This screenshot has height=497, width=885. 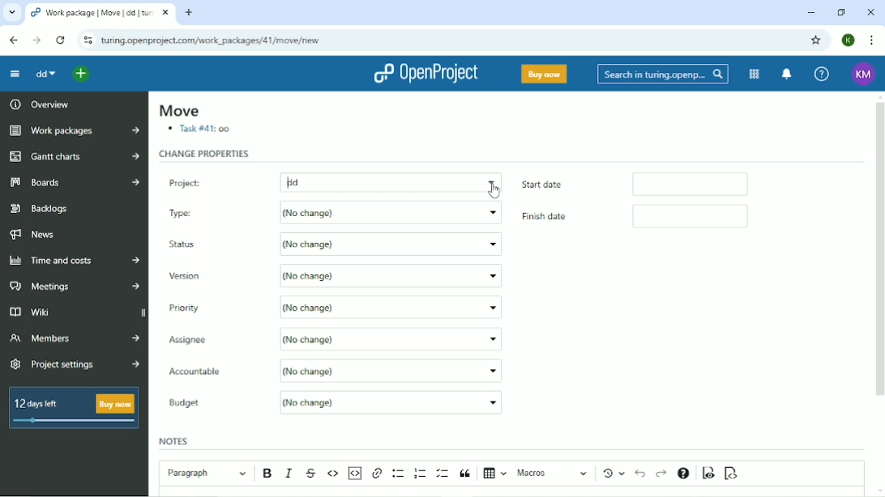 I want to click on Switch to markdown source, so click(x=730, y=474).